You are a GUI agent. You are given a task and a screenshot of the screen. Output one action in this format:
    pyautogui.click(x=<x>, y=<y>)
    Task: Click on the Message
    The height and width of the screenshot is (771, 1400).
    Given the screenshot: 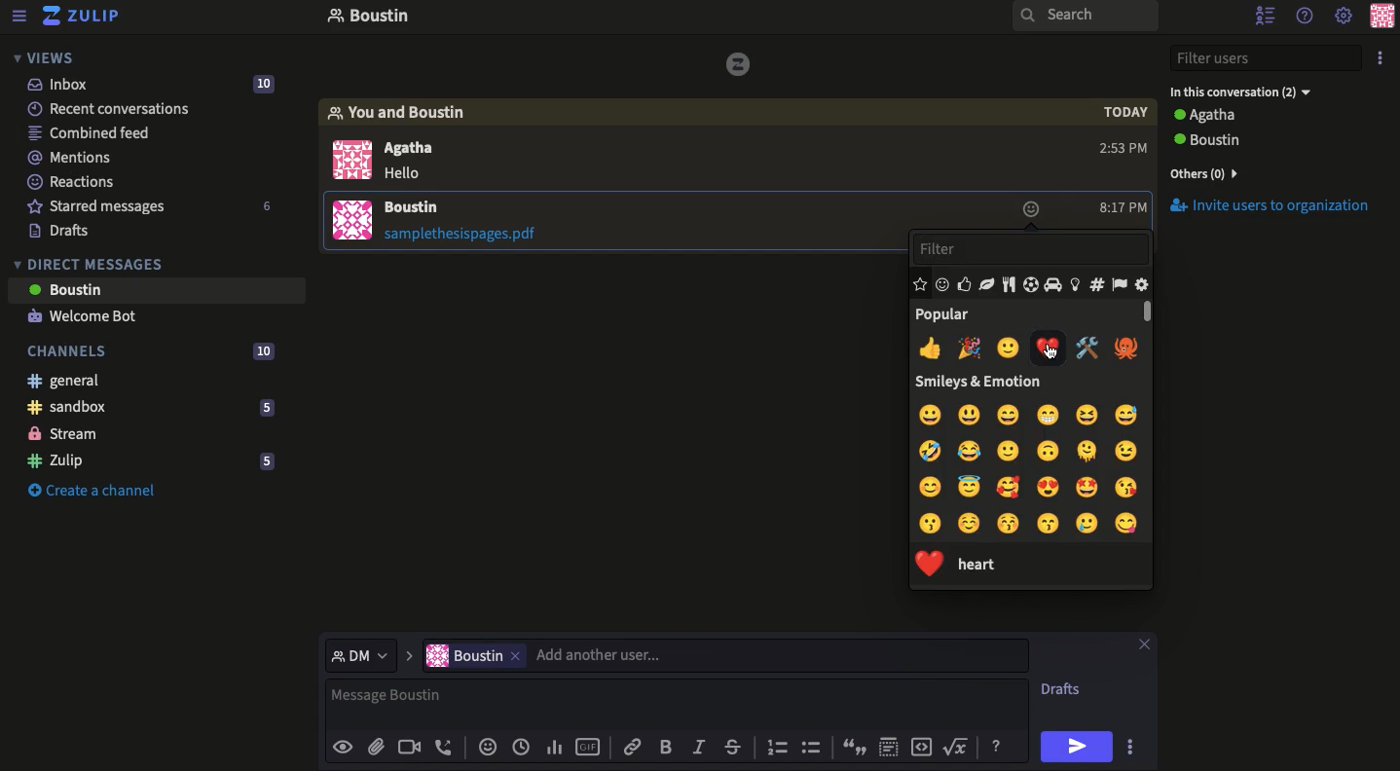 What is the action you would take?
    pyautogui.click(x=677, y=702)
    